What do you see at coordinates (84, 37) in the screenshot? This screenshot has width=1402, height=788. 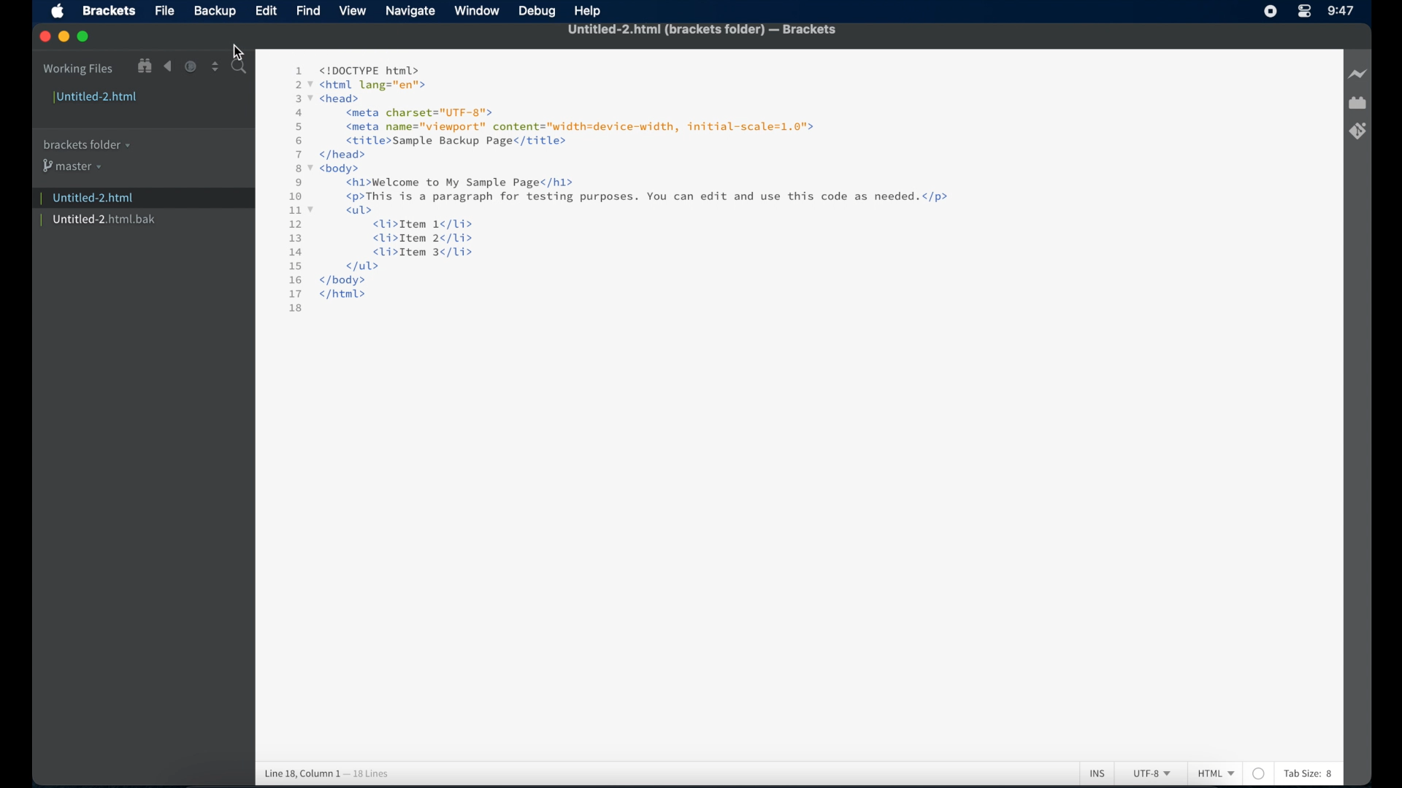 I see `maximize` at bounding box center [84, 37].